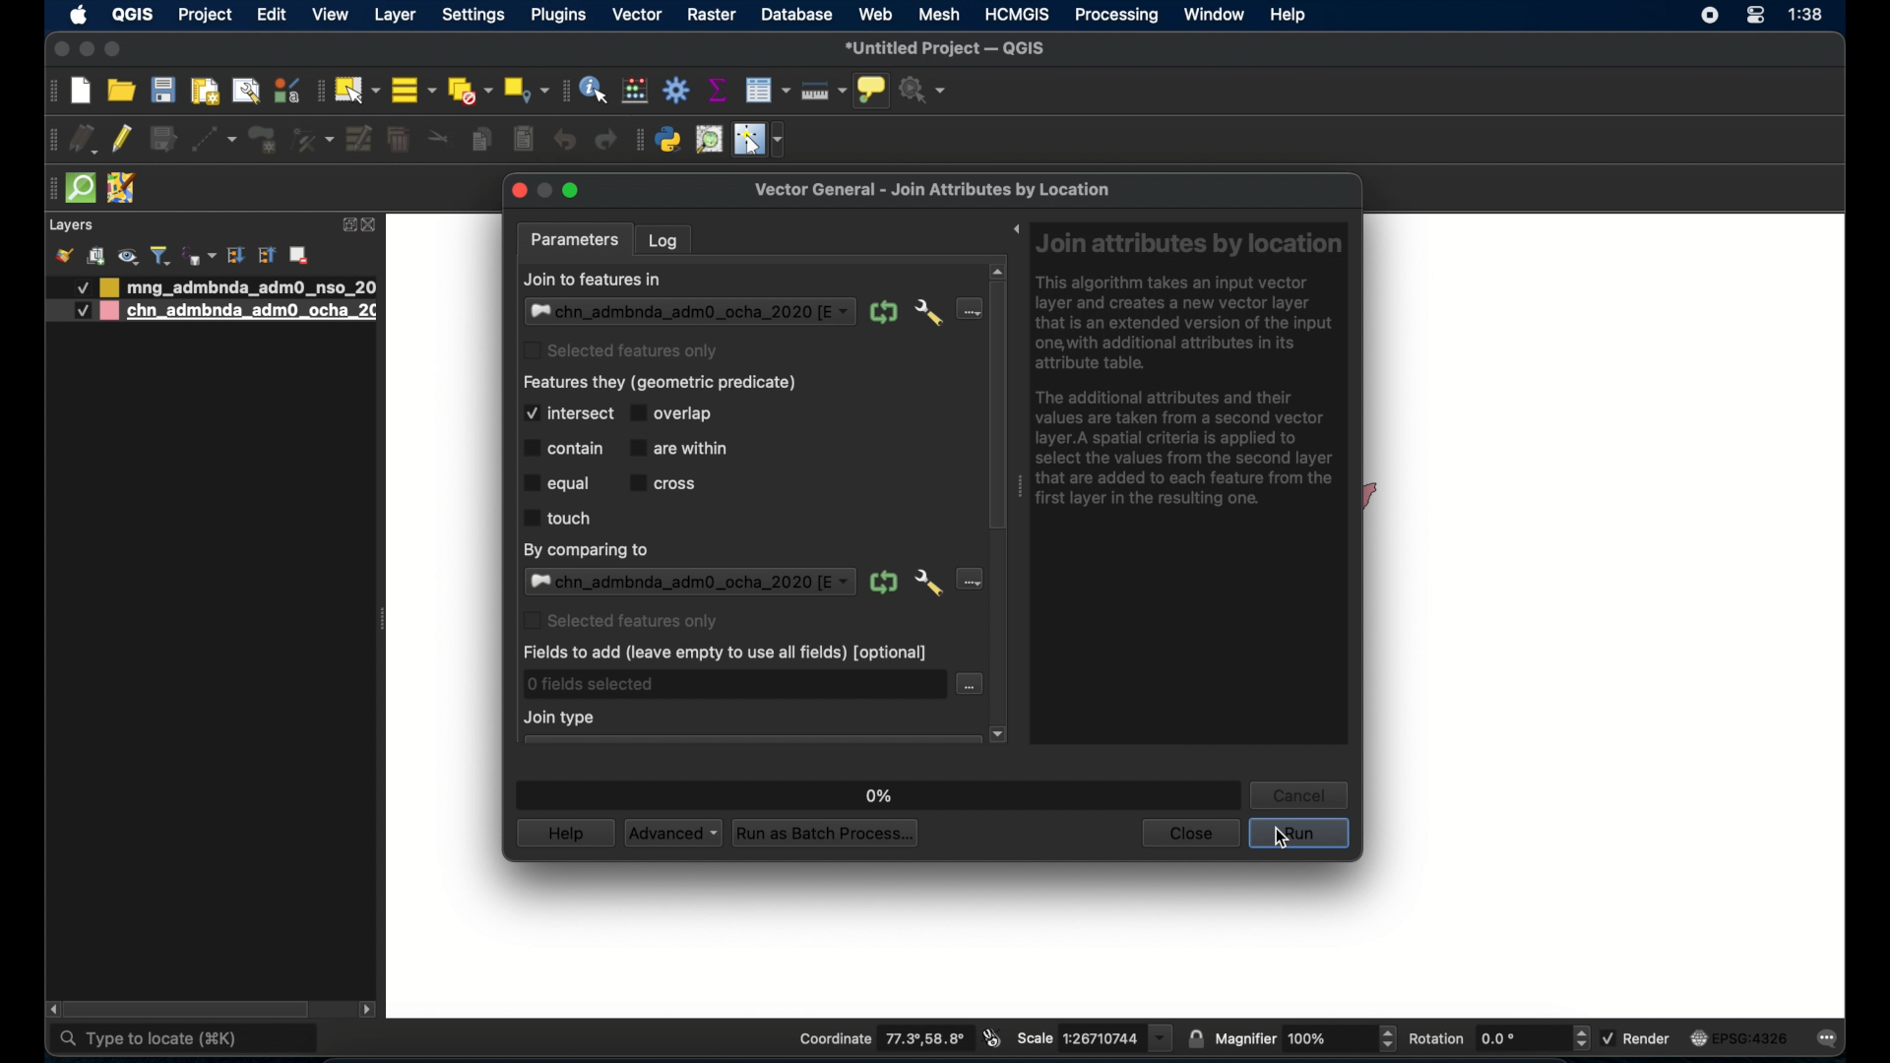 This screenshot has width=1890, height=1063. I want to click on switches cursor to configurable pointer, so click(762, 140).